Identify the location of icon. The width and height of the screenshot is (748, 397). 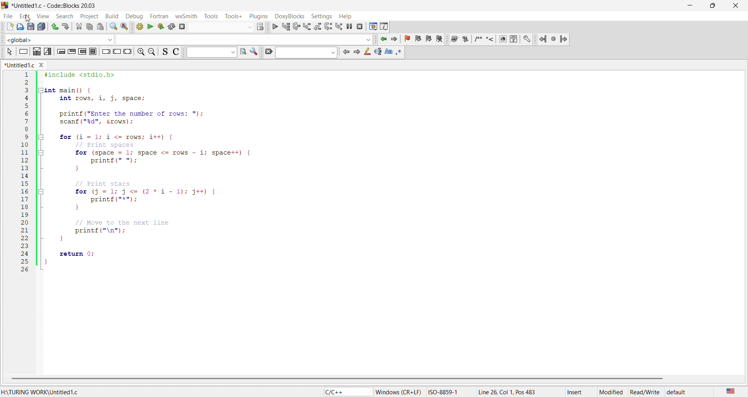
(345, 52).